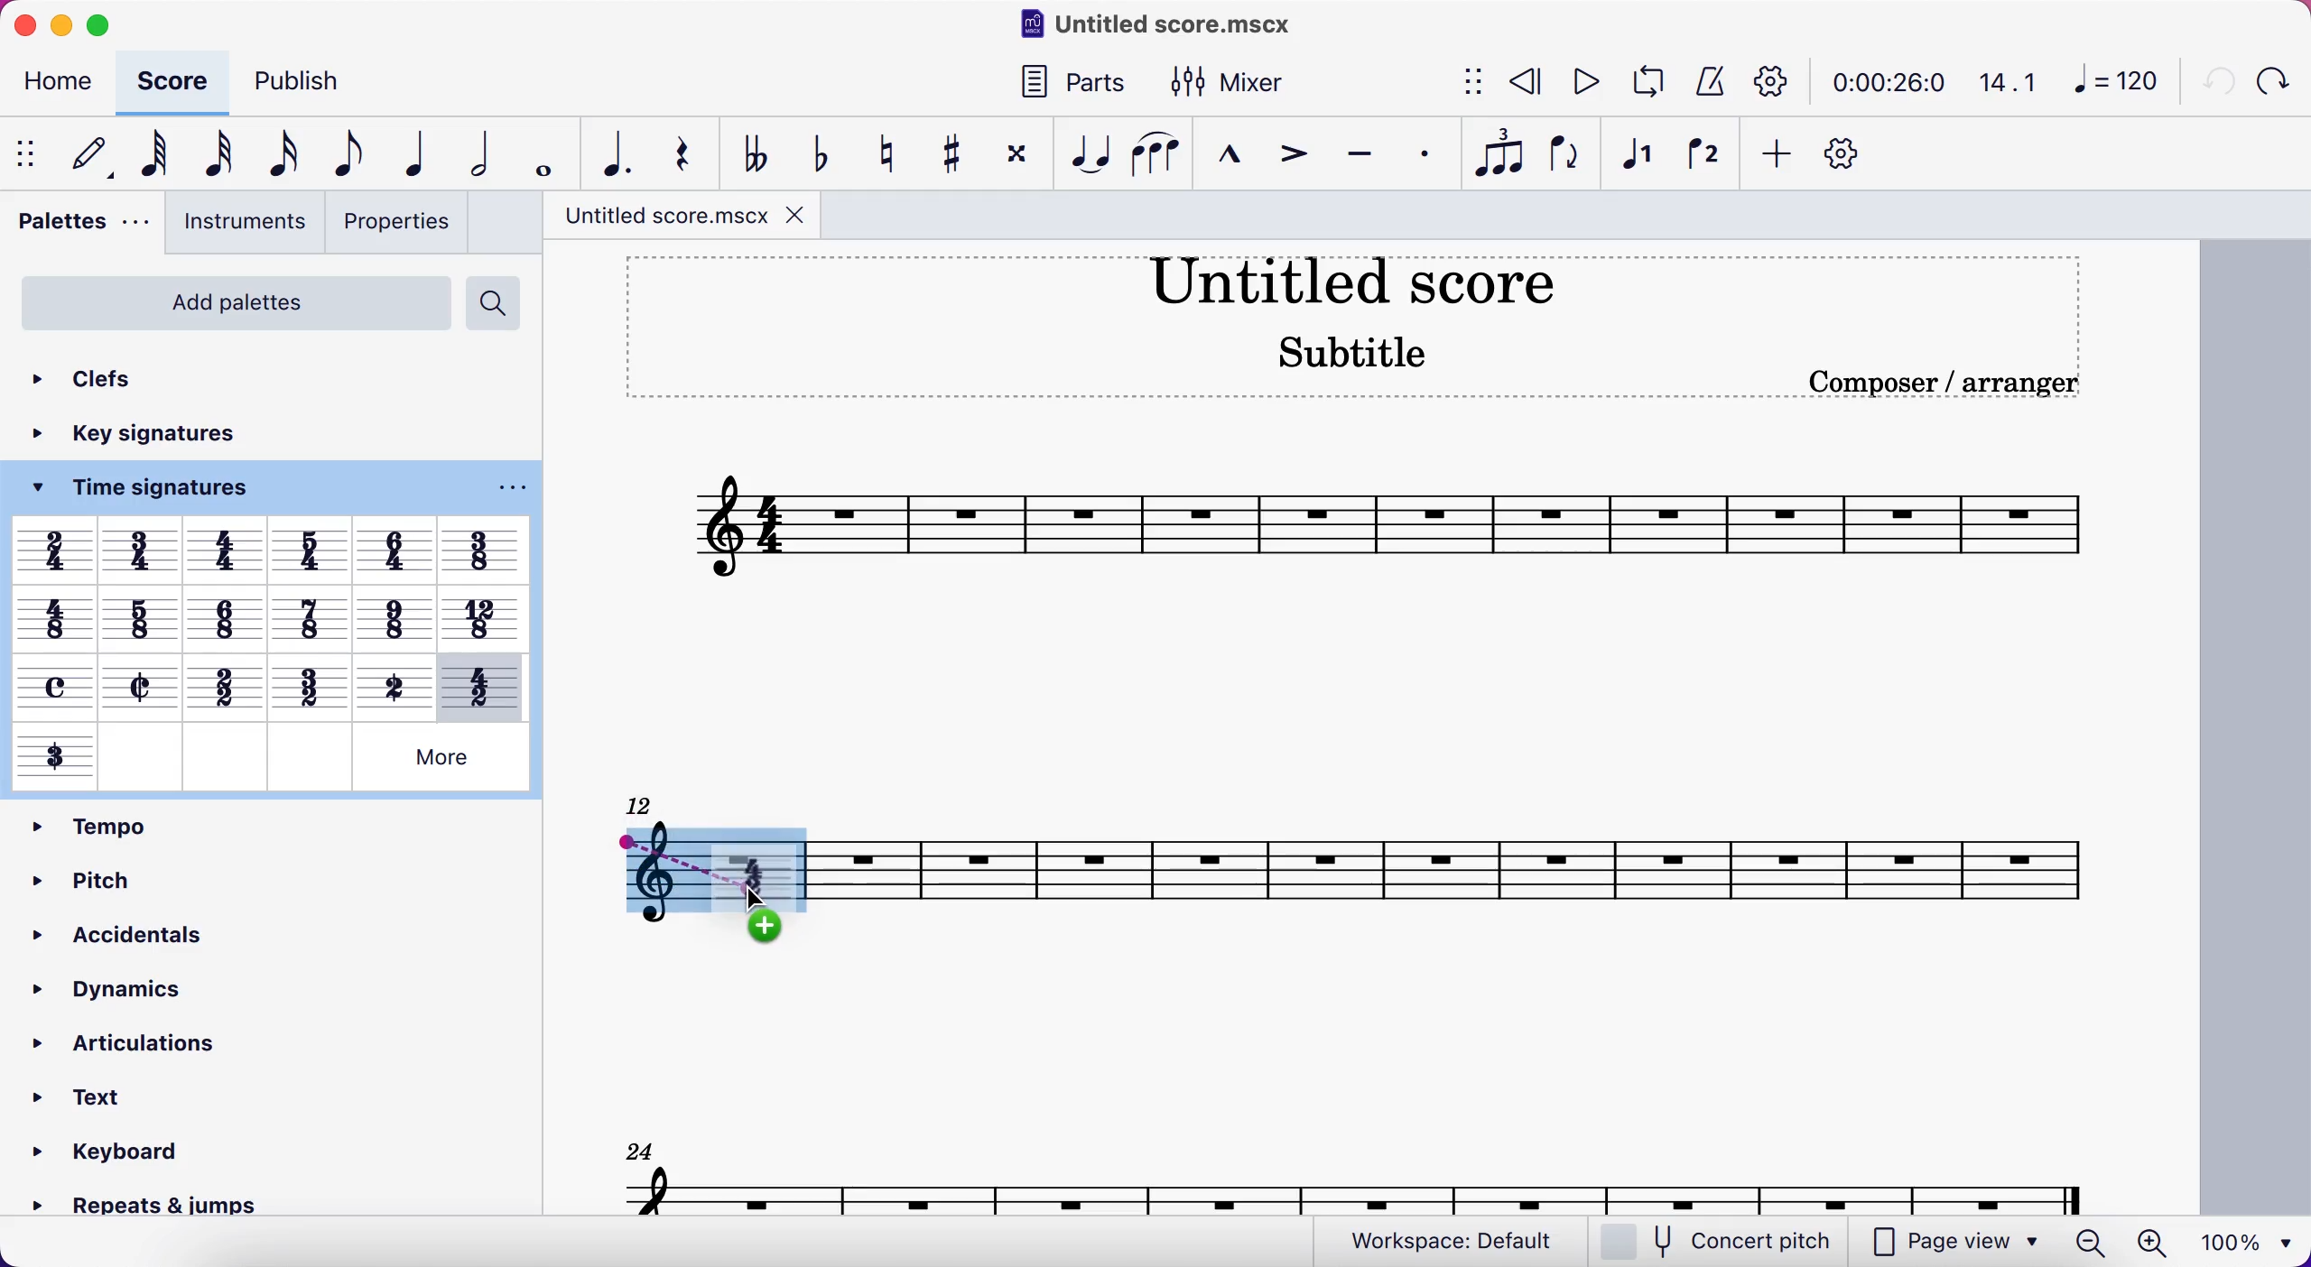 The image size is (2311, 1267). I want to click on workspace: default, so click(1439, 1238).